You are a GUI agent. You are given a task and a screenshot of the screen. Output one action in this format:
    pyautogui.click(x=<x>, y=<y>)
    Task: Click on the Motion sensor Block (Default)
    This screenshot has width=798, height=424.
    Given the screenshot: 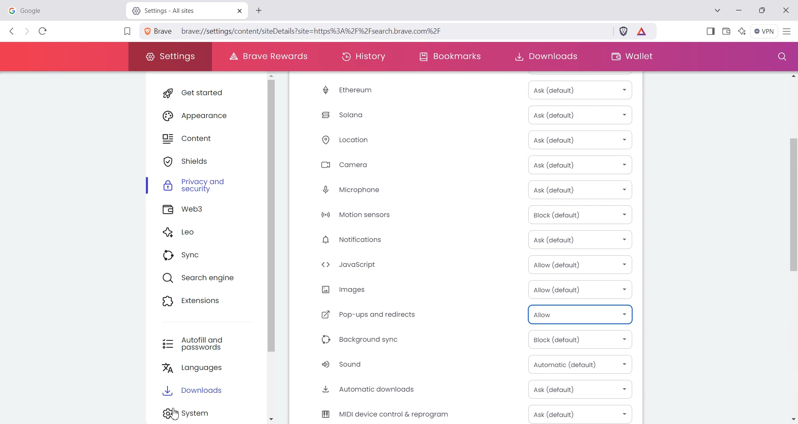 What is the action you would take?
    pyautogui.click(x=468, y=214)
    